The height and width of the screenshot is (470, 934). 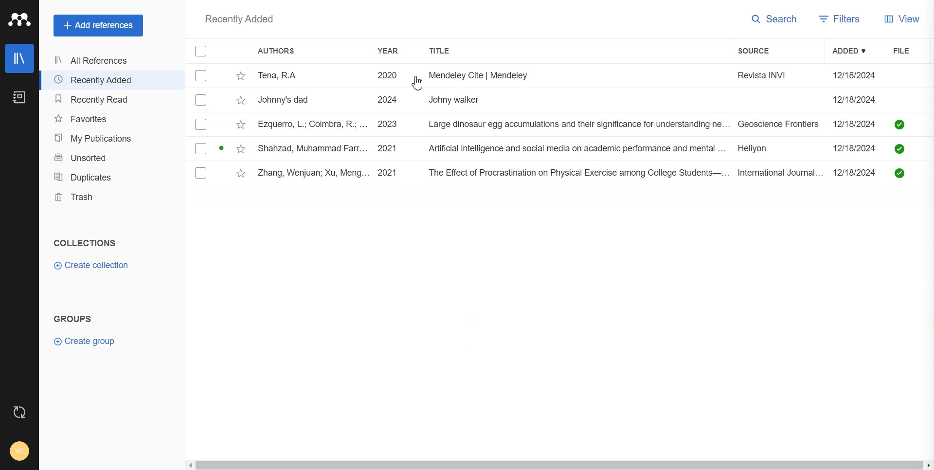 What do you see at coordinates (92, 266) in the screenshot?
I see `Create Collection` at bounding box center [92, 266].